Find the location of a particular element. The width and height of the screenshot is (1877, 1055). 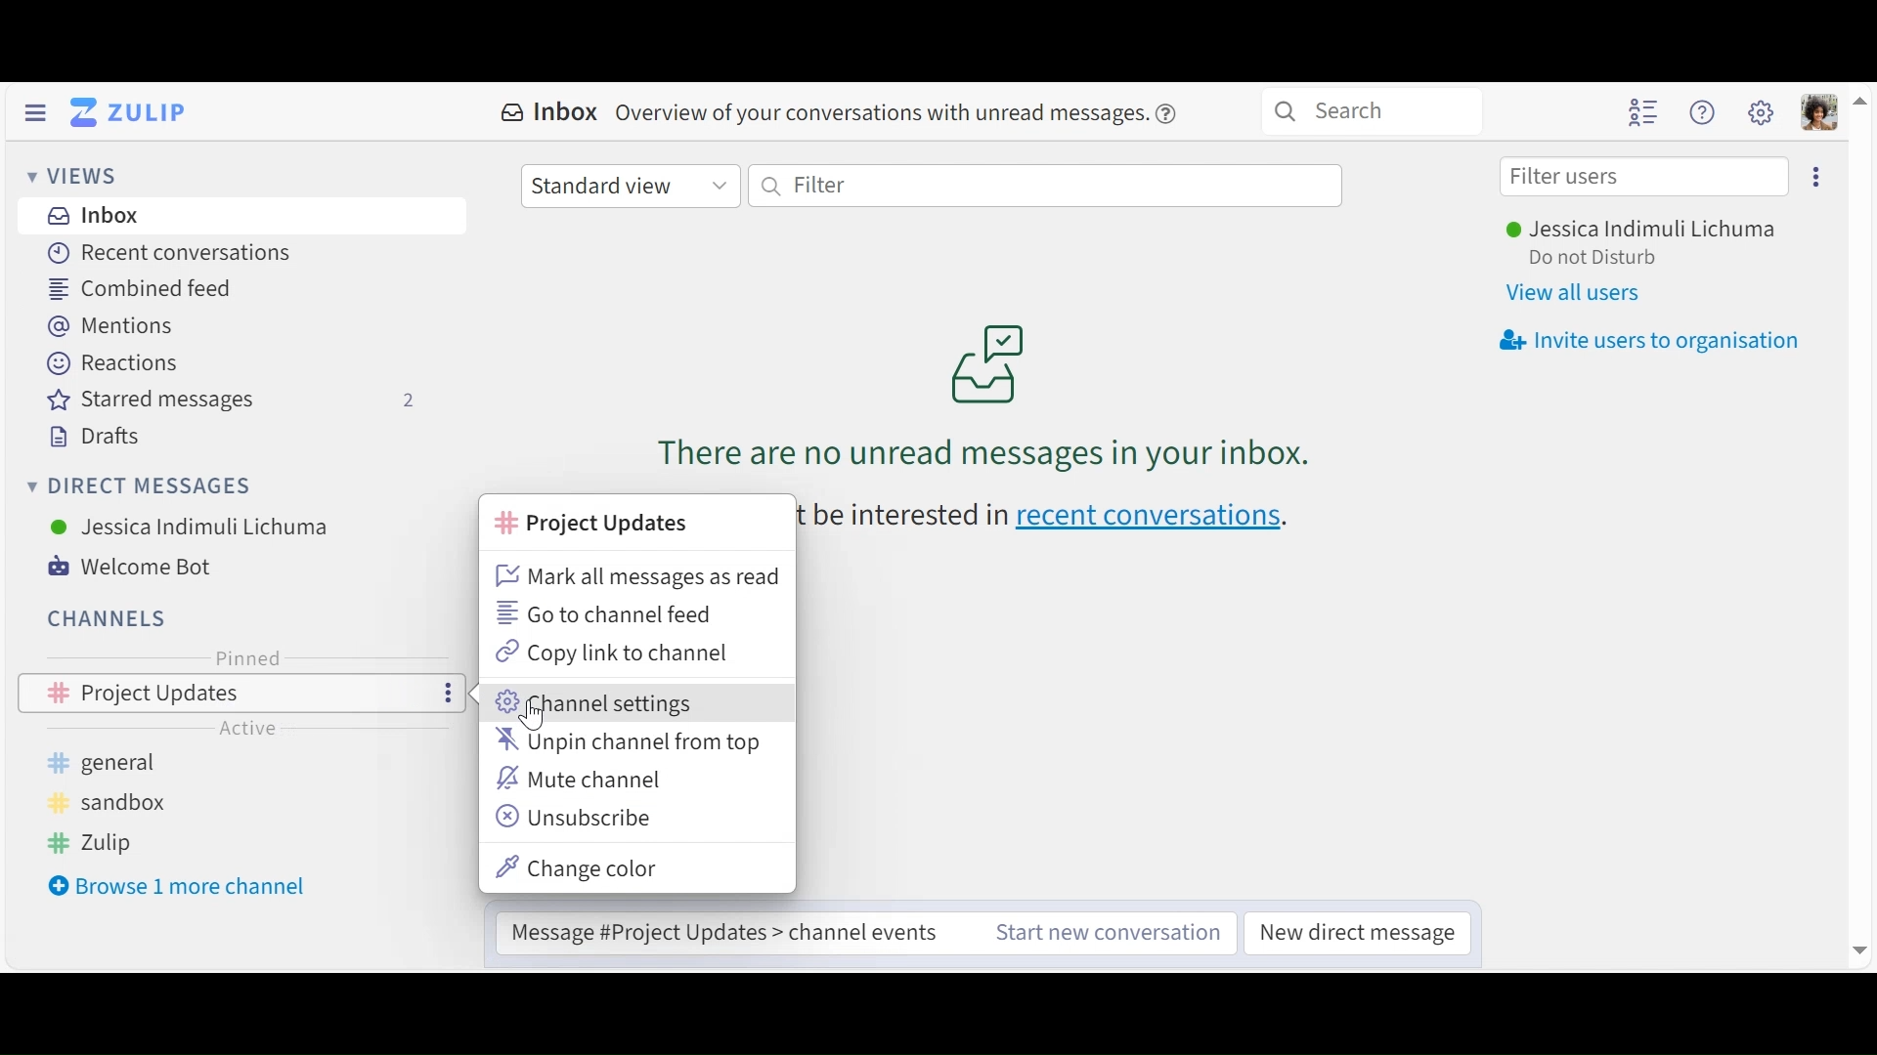

Drafts is located at coordinates (92, 437).